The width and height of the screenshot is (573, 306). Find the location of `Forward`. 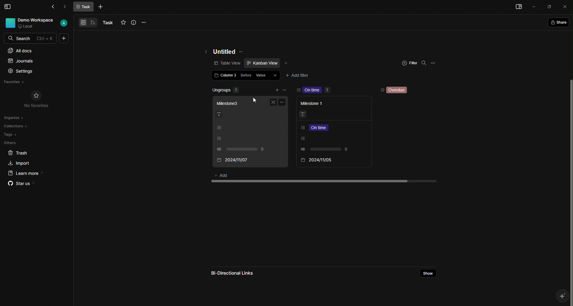

Forward is located at coordinates (64, 7).